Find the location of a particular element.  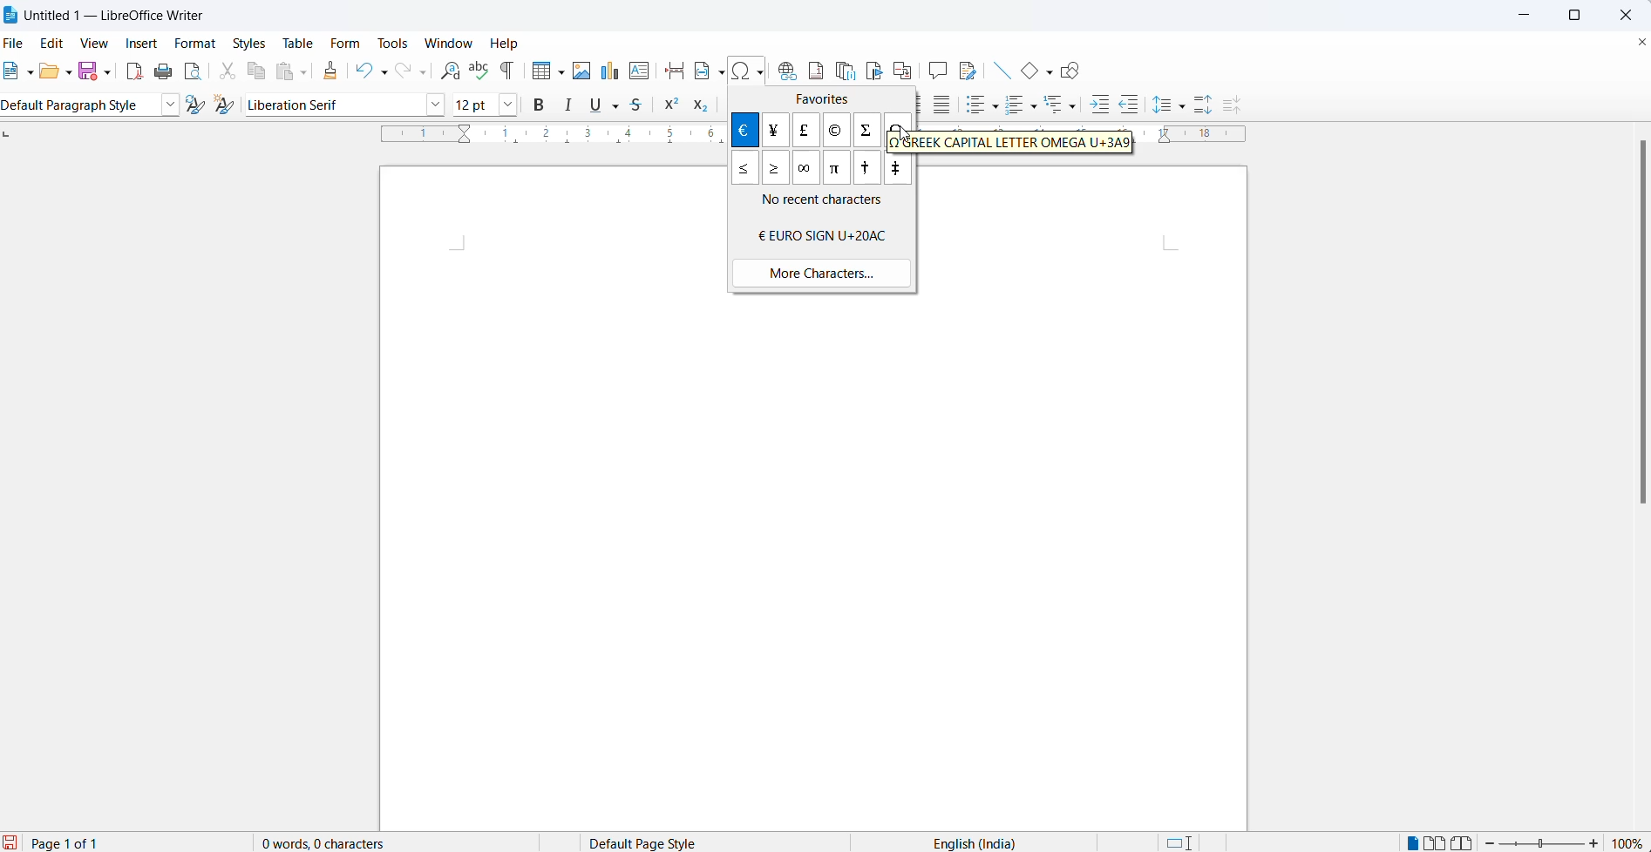

insert is located at coordinates (141, 42).